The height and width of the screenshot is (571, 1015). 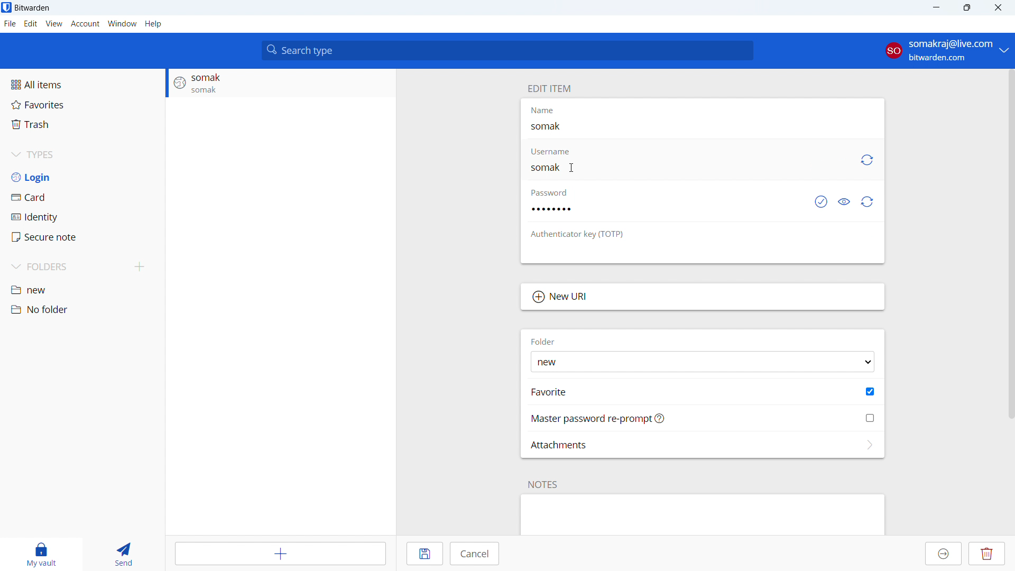 What do you see at coordinates (702, 515) in the screenshot?
I see `add note` at bounding box center [702, 515].